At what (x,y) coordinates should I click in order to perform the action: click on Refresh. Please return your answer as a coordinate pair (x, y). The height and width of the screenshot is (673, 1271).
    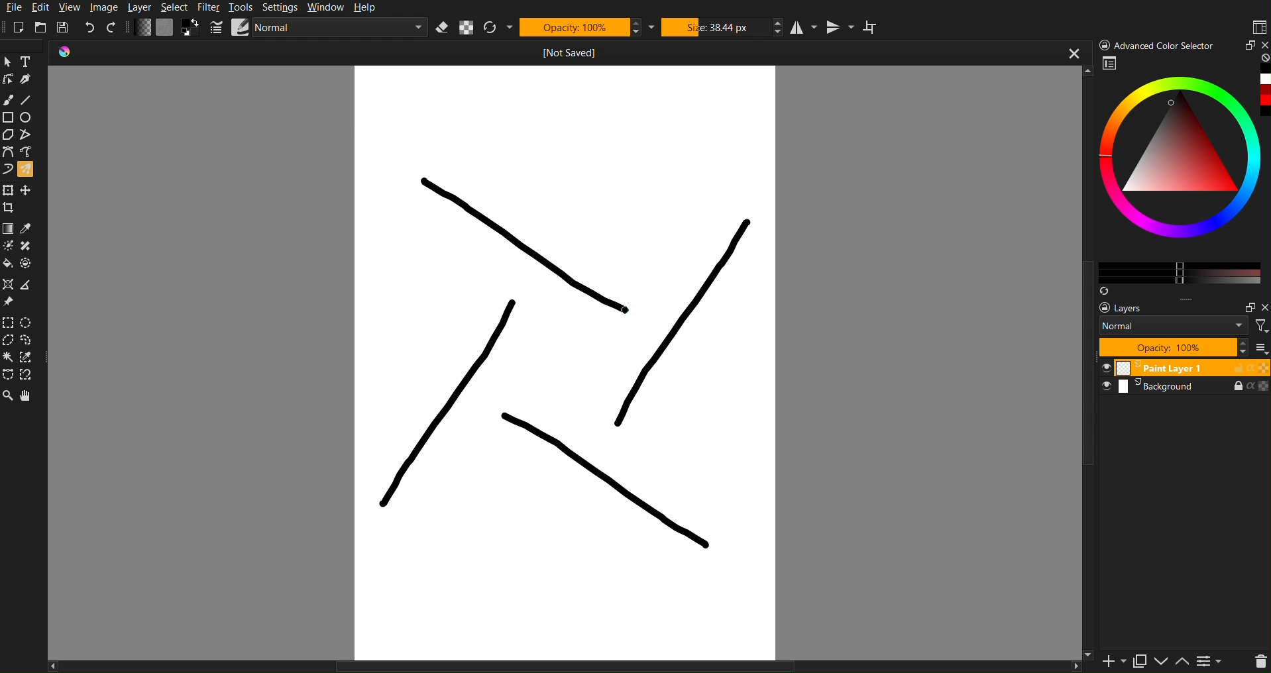
    Looking at the image, I should click on (495, 28).